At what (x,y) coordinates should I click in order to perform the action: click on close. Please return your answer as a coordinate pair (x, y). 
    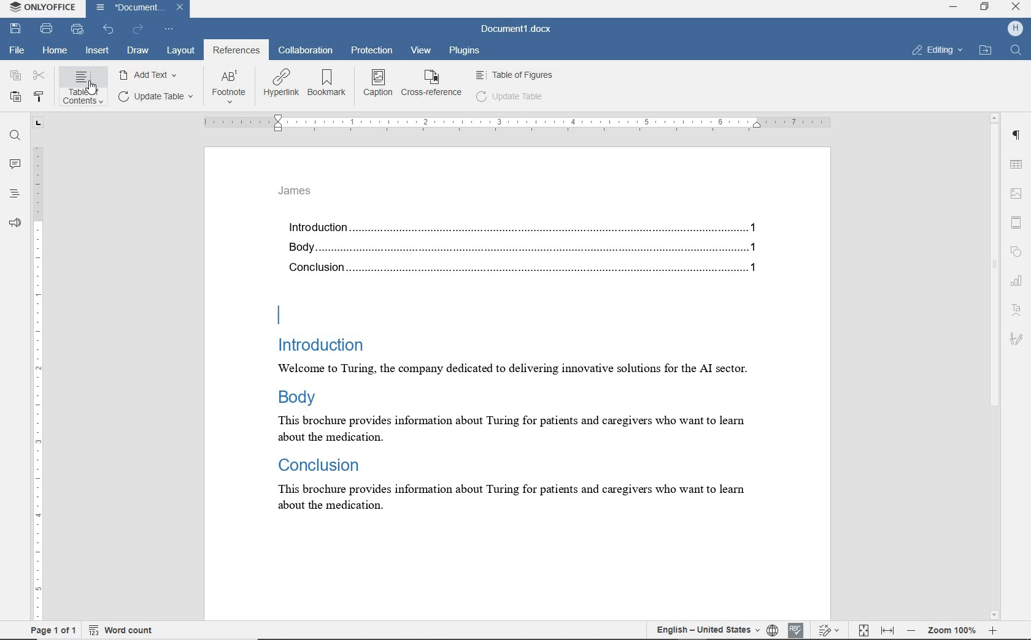
    Looking at the image, I should click on (1016, 8).